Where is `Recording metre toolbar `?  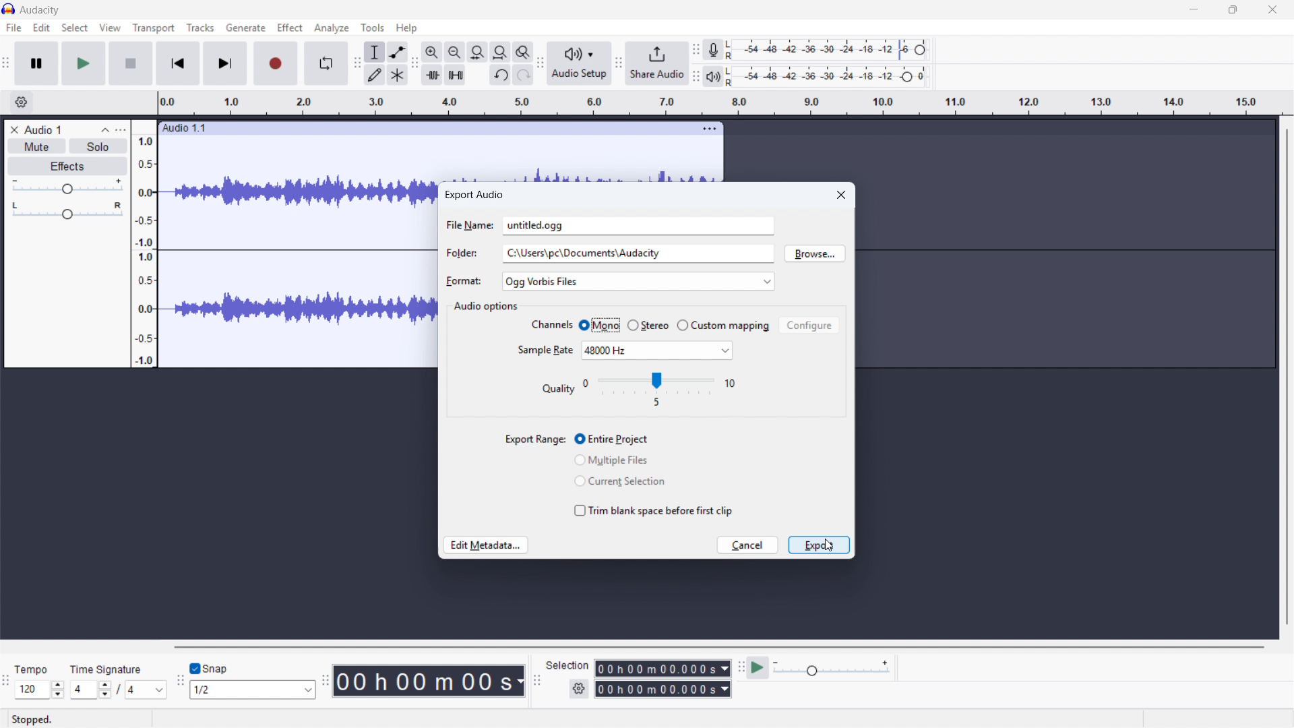 Recording metre toolbar  is located at coordinates (696, 50).